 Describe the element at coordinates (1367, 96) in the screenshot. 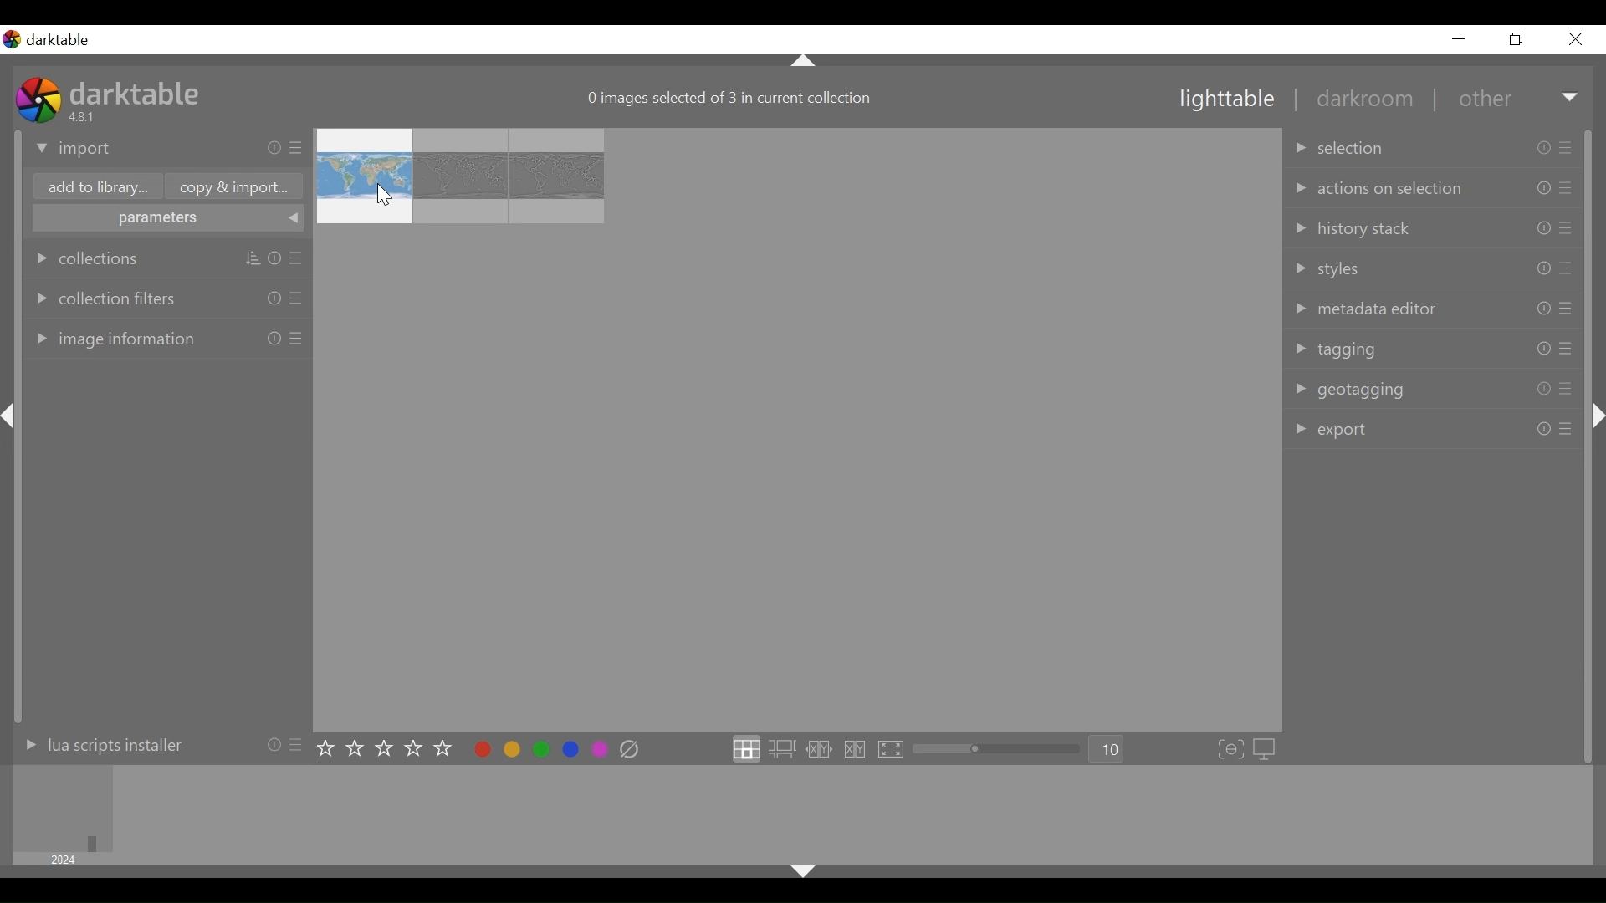

I see `darkroom` at that location.